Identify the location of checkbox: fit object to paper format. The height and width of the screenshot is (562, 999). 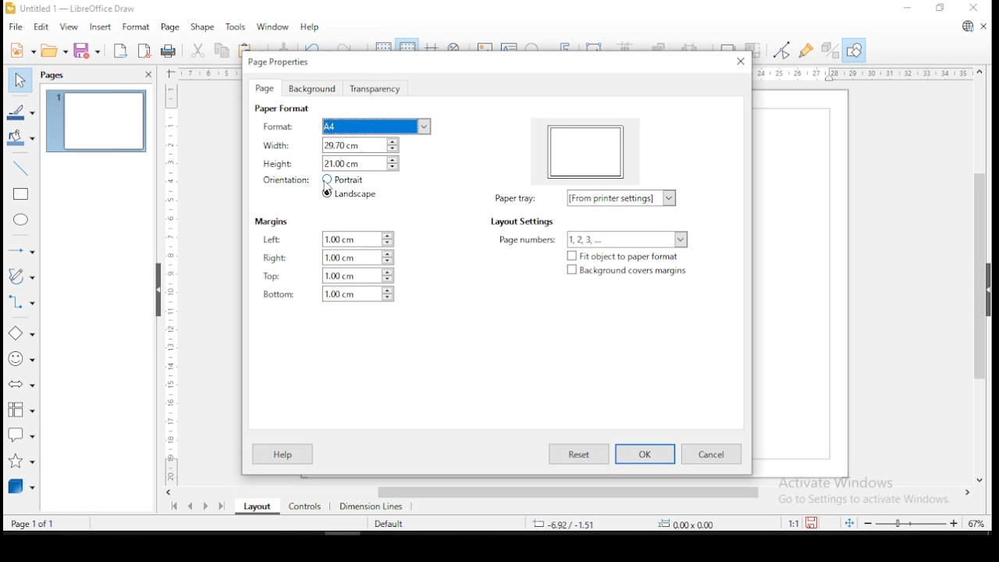
(627, 255).